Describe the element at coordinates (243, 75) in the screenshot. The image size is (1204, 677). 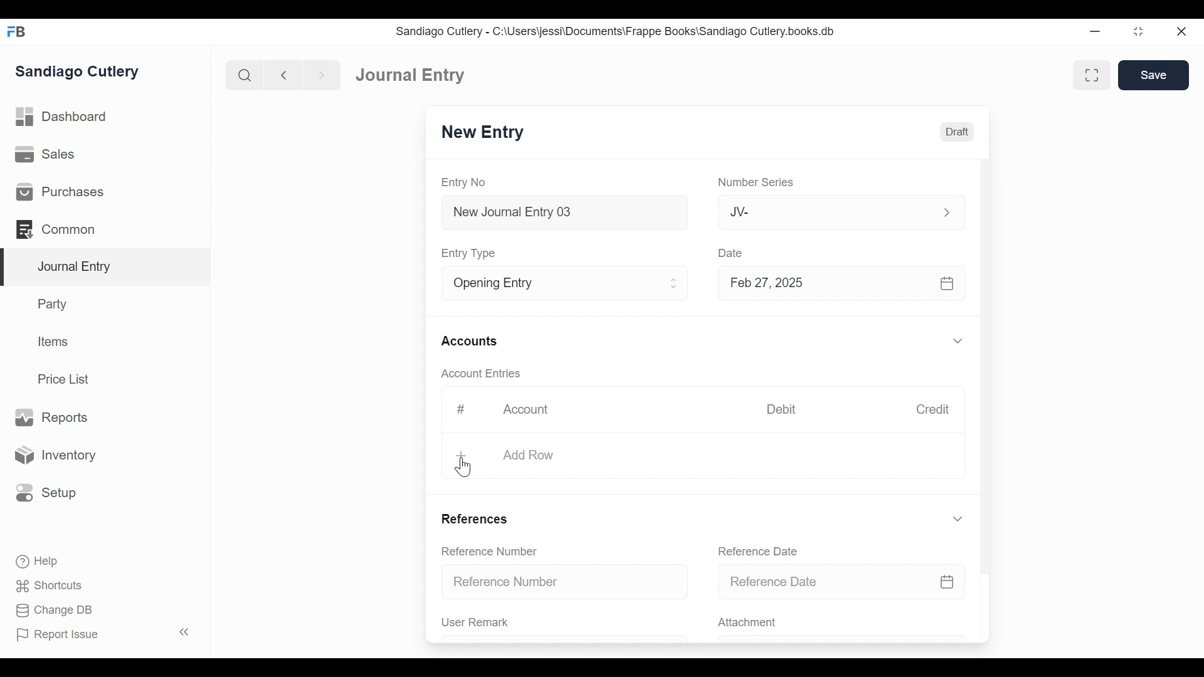
I see `Search` at that location.